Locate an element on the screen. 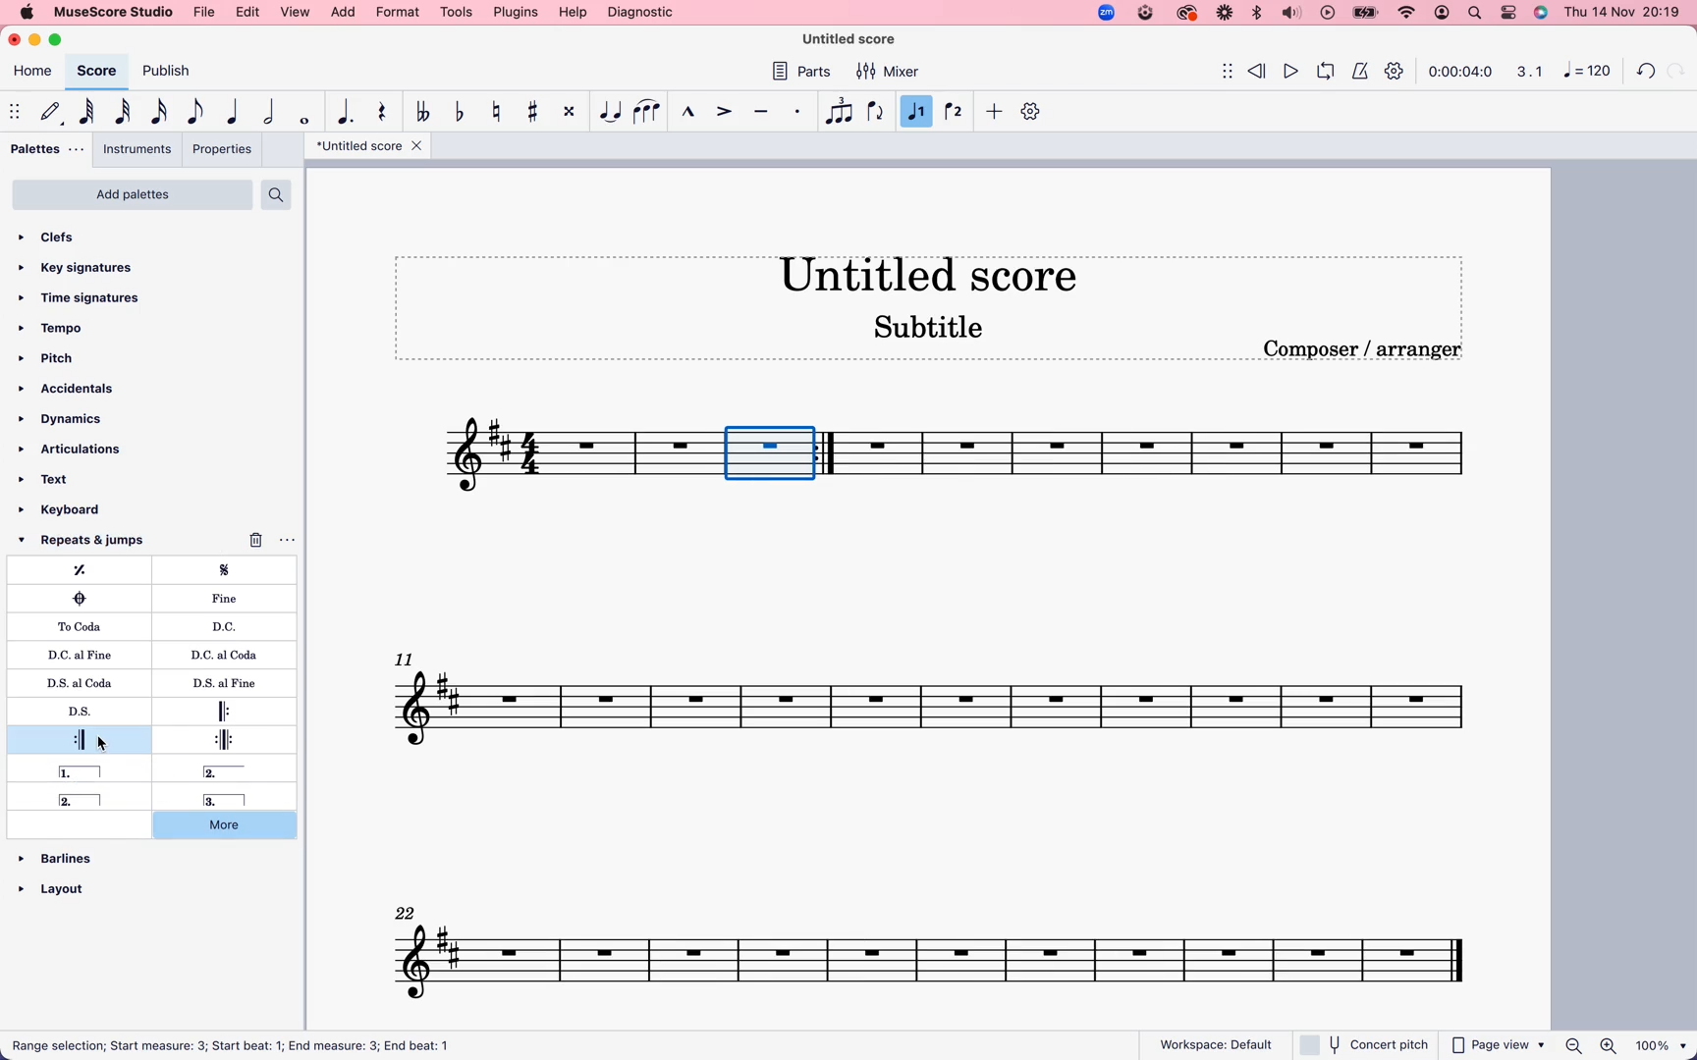  more is located at coordinates (995, 113).